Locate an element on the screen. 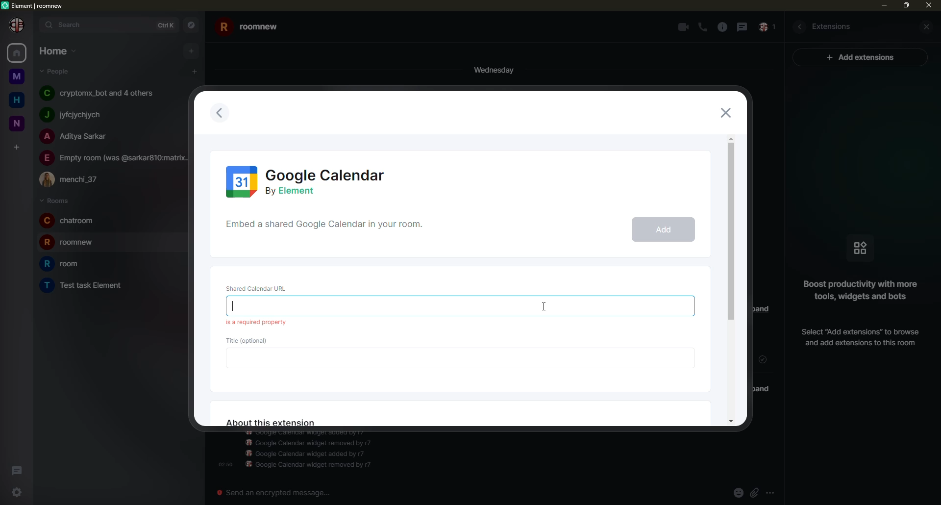 The width and height of the screenshot is (941, 505). close is located at coordinates (929, 26).